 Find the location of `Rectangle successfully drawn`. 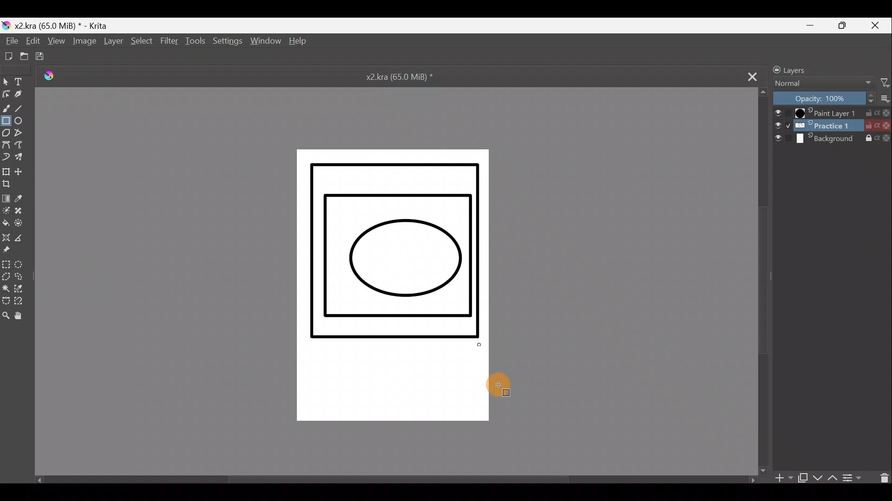

Rectangle successfully drawn is located at coordinates (394, 250).